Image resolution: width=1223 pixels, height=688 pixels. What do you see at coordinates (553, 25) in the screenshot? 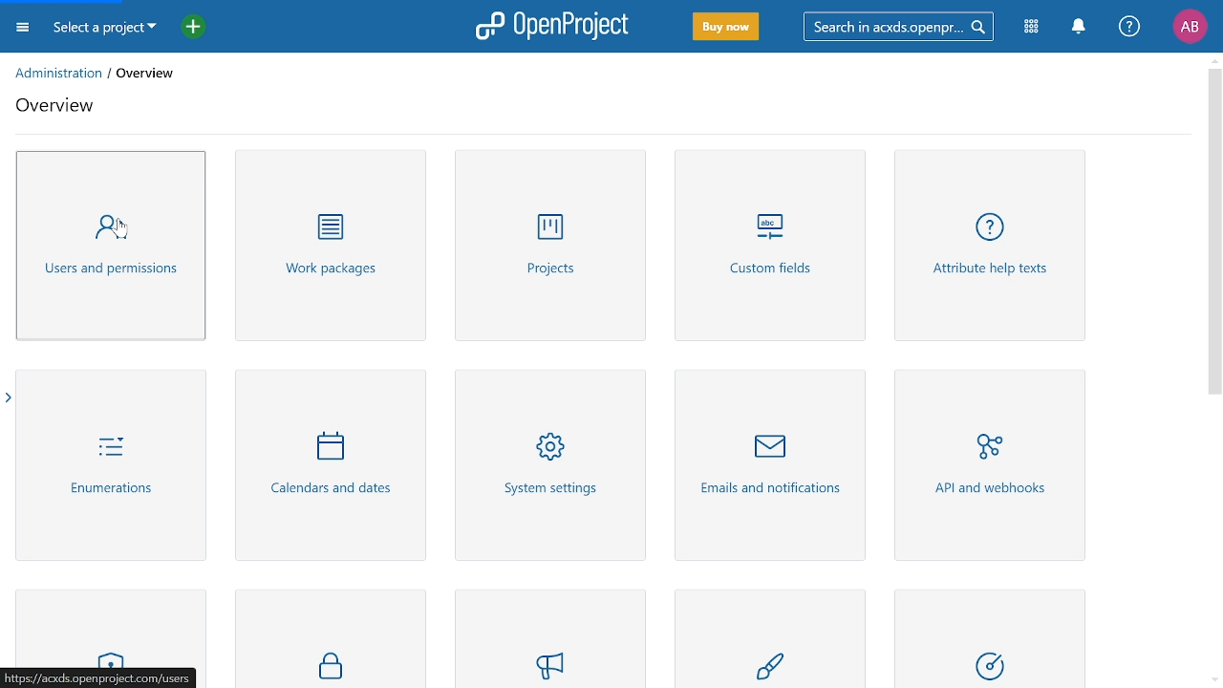
I see `OpenProject logo` at bounding box center [553, 25].